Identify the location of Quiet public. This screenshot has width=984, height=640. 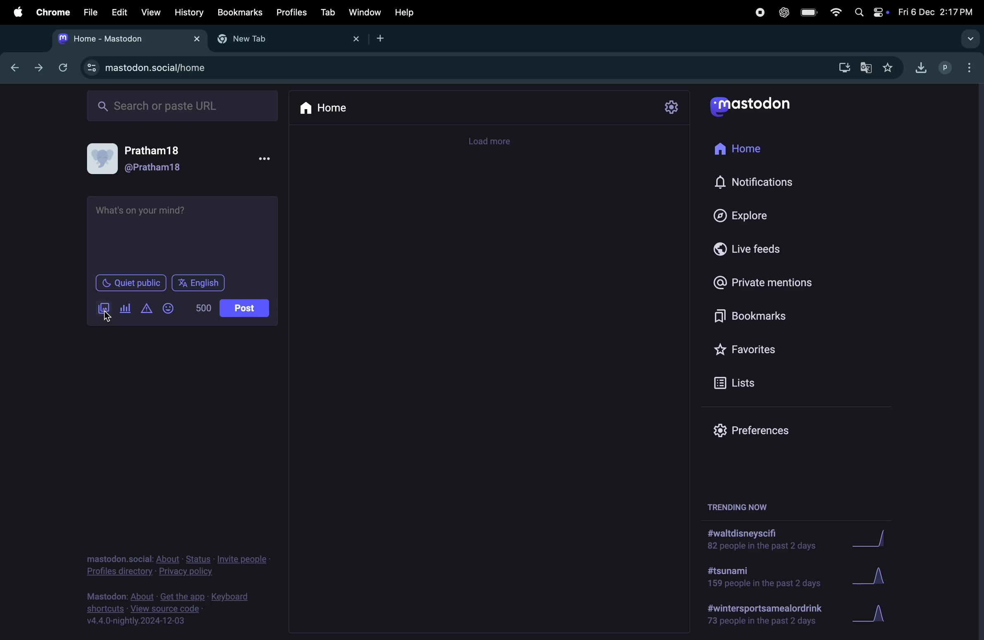
(130, 284).